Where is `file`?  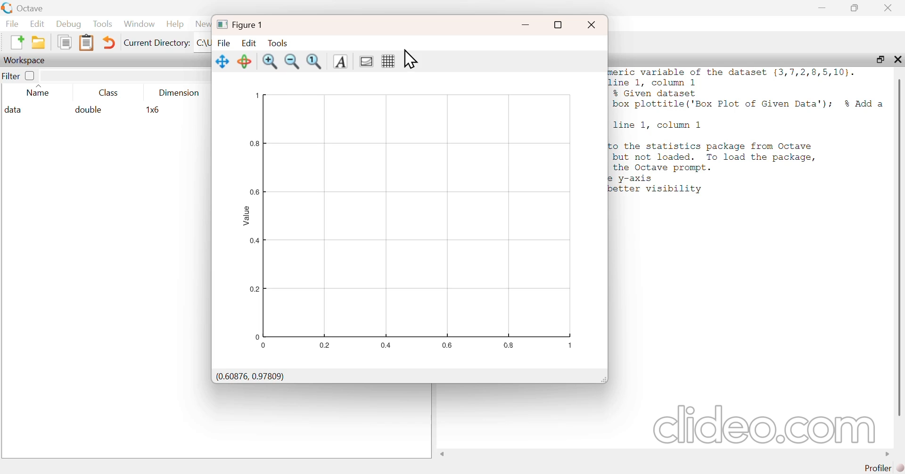
file is located at coordinates (11, 24).